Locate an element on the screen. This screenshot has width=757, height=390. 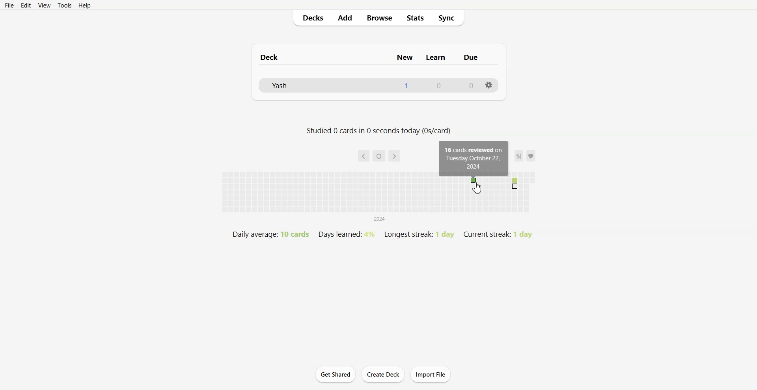
Tools is located at coordinates (64, 6).